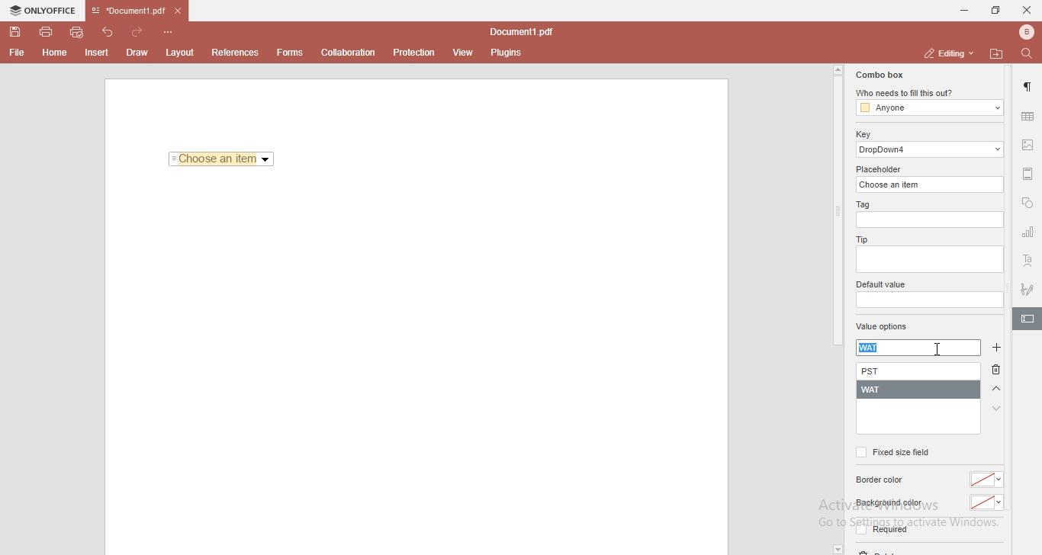  I want to click on table, so click(1028, 116).